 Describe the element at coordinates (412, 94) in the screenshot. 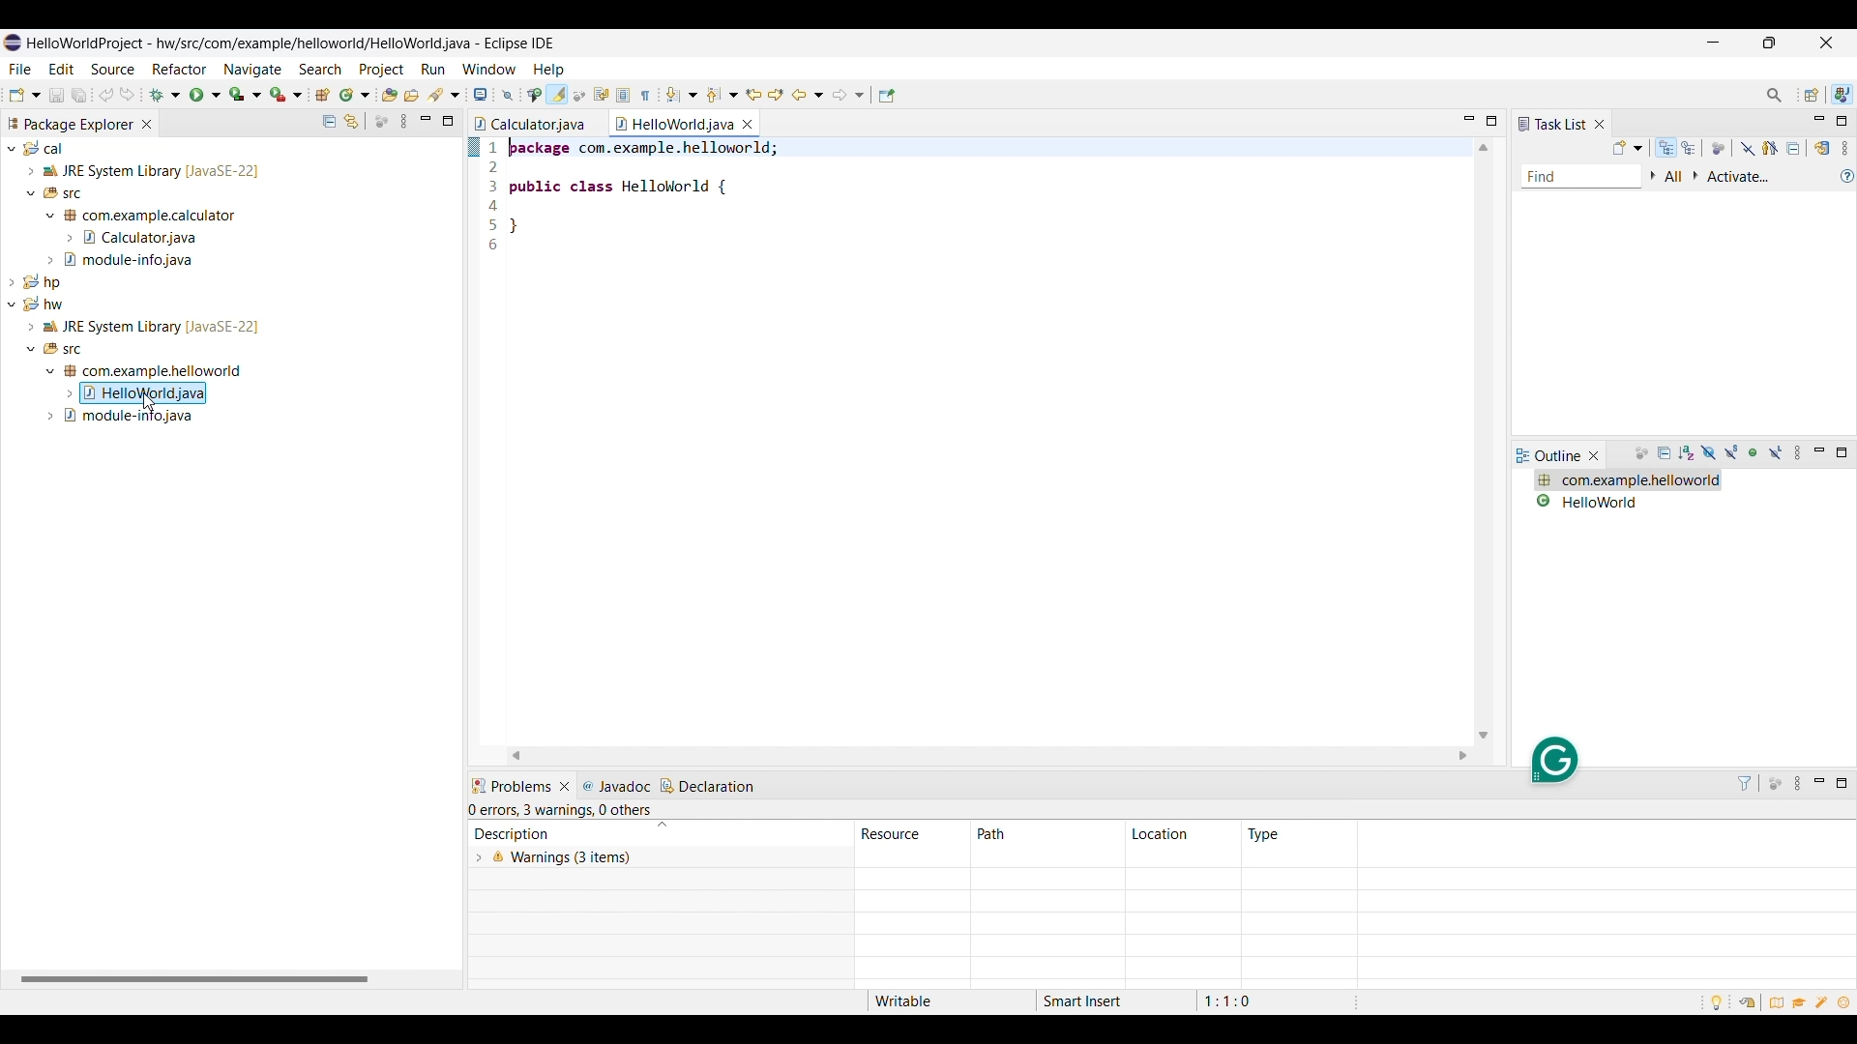

I see `Open task` at that location.